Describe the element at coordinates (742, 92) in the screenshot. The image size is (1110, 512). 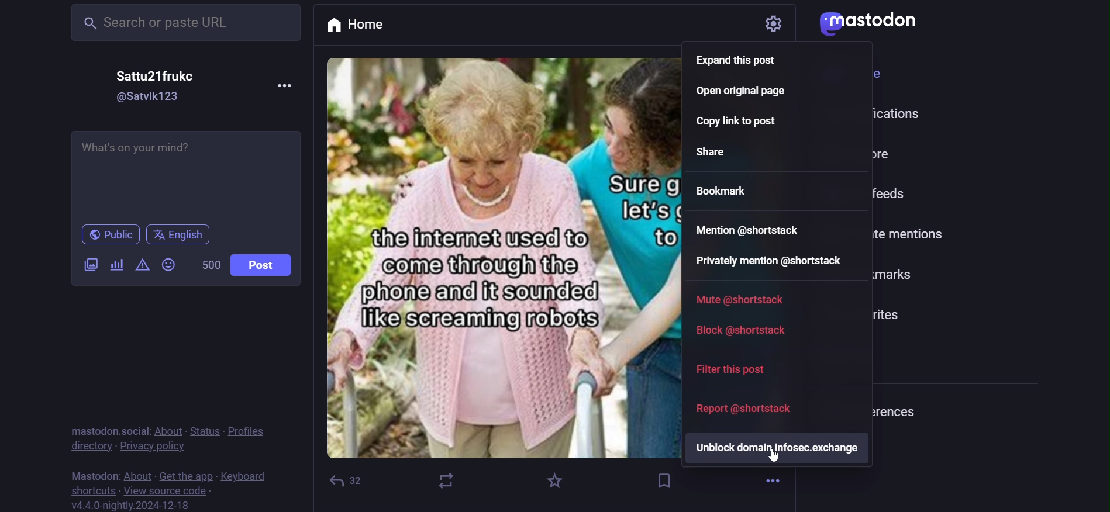
I see `open original page` at that location.